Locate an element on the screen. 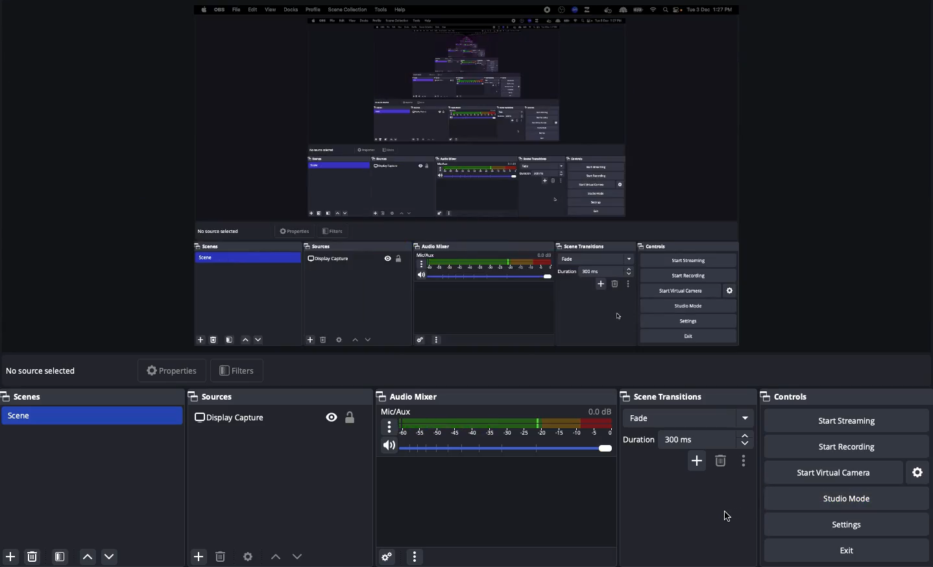  Duration is located at coordinates (687, 440).